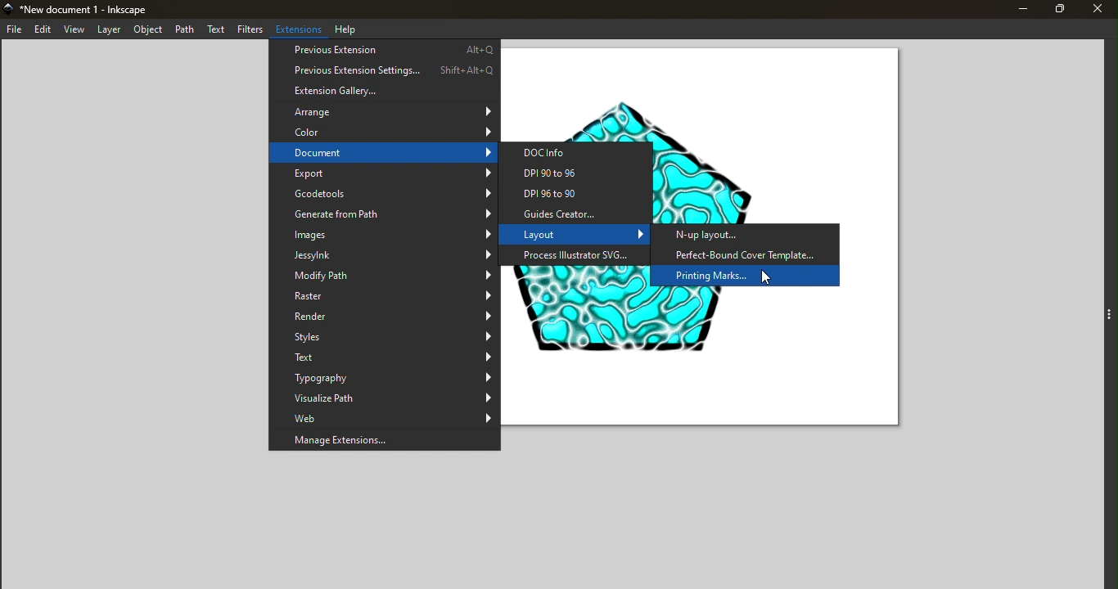 Image resolution: width=1118 pixels, height=589 pixels. What do you see at coordinates (384, 70) in the screenshot?
I see `Previous Extension Settings` at bounding box center [384, 70].